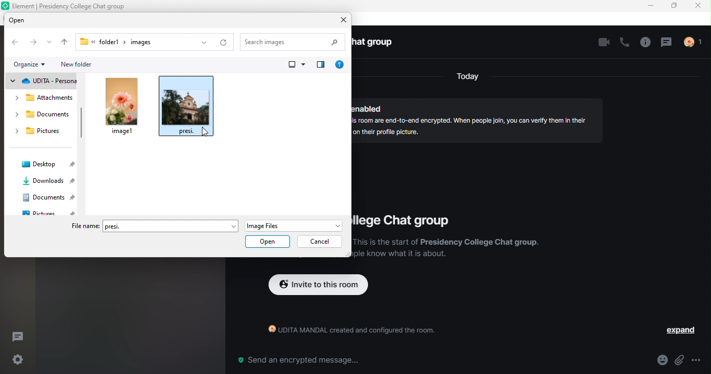  What do you see at coordinates (204, 131) in the screenshot?
I see `cursor movement` at bounding box center [204, 131].